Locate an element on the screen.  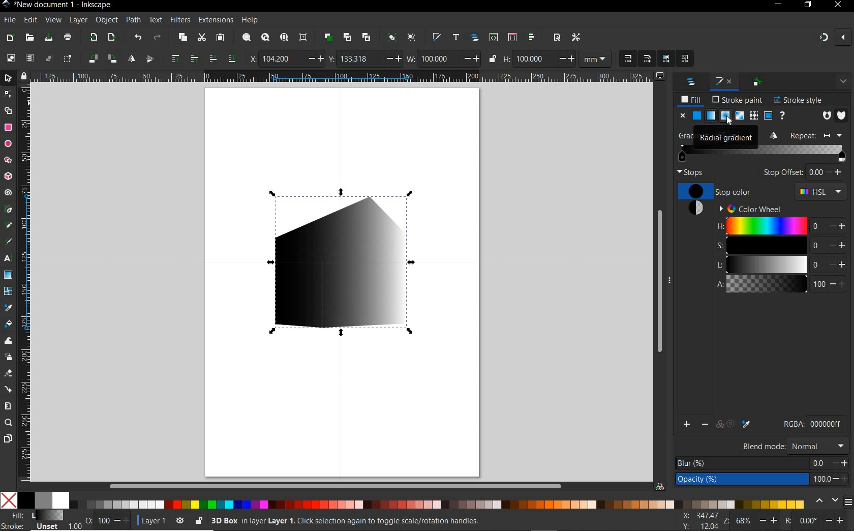
COPY is located at coordinates (184, 39).